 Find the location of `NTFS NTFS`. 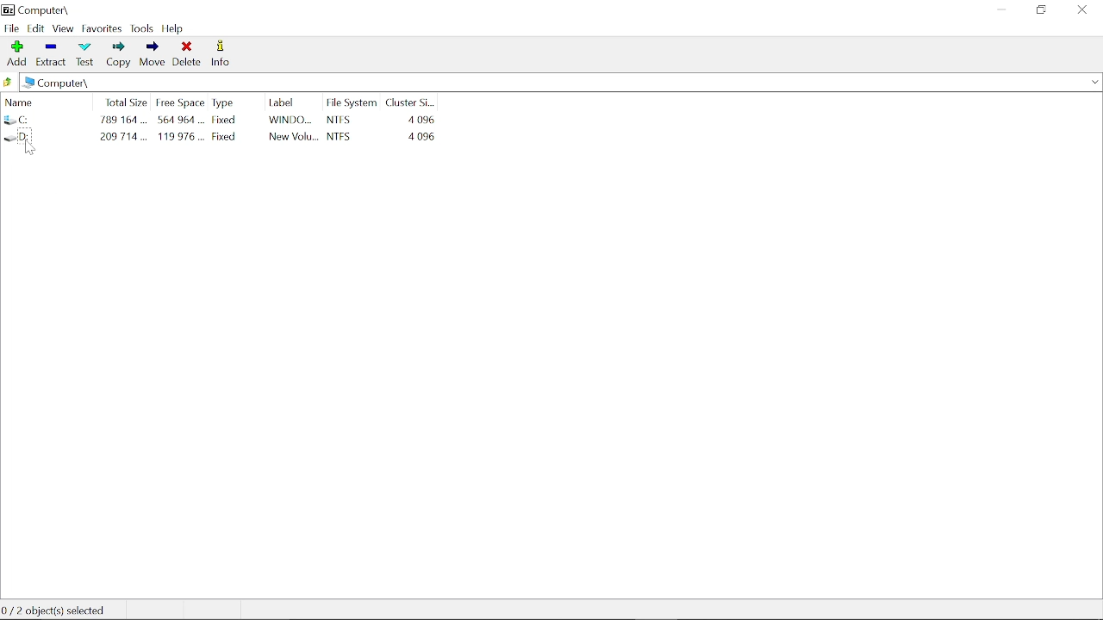

NTFS NTFS is located at coordinates (352, 127).